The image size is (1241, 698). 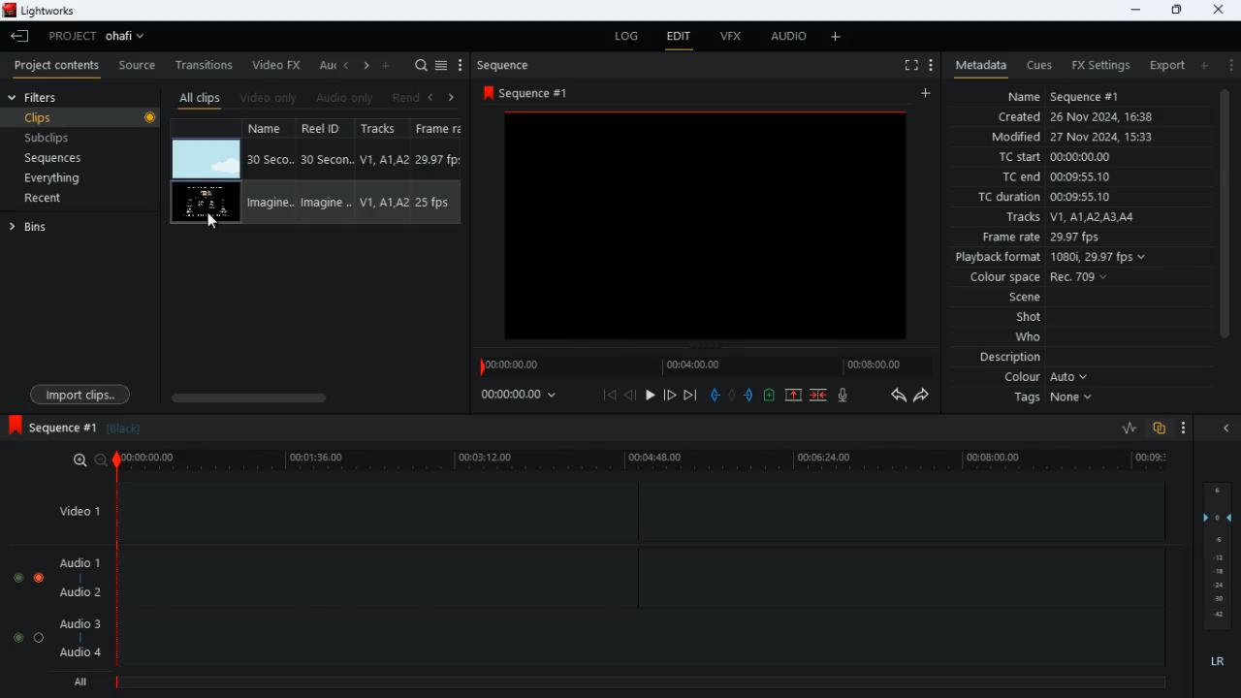 I want to click on shot, so click(x=1029, y=318).